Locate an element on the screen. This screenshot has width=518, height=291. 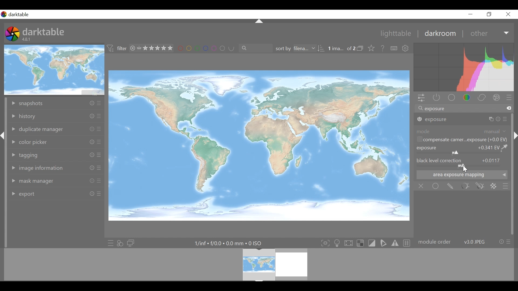
Image 1 out of 2 selected is located at coordinates (341, 48).